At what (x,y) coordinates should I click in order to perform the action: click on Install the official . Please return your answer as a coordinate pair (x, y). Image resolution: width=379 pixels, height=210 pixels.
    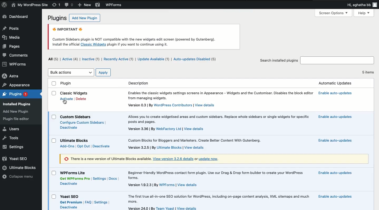
    Looking at the image, I should click on (65, 44).